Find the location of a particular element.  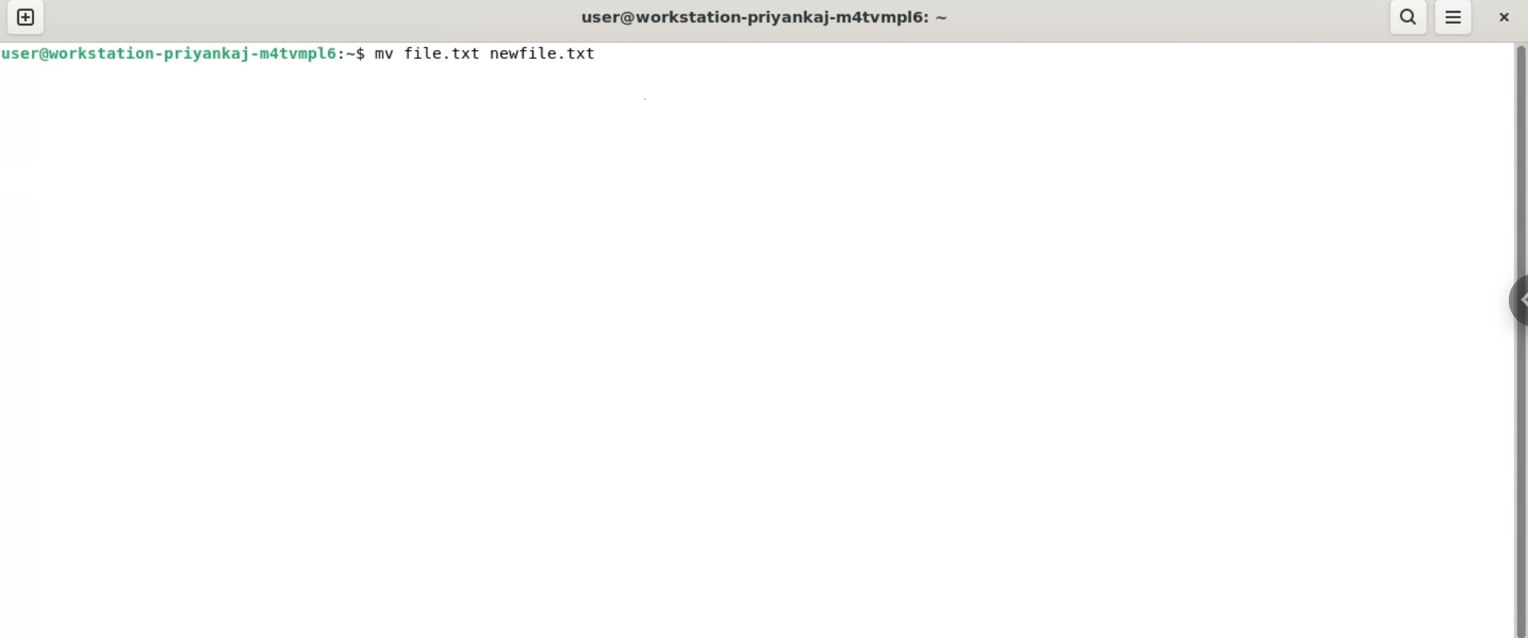

verical scroll bar is located at coordinates (1520, 339).